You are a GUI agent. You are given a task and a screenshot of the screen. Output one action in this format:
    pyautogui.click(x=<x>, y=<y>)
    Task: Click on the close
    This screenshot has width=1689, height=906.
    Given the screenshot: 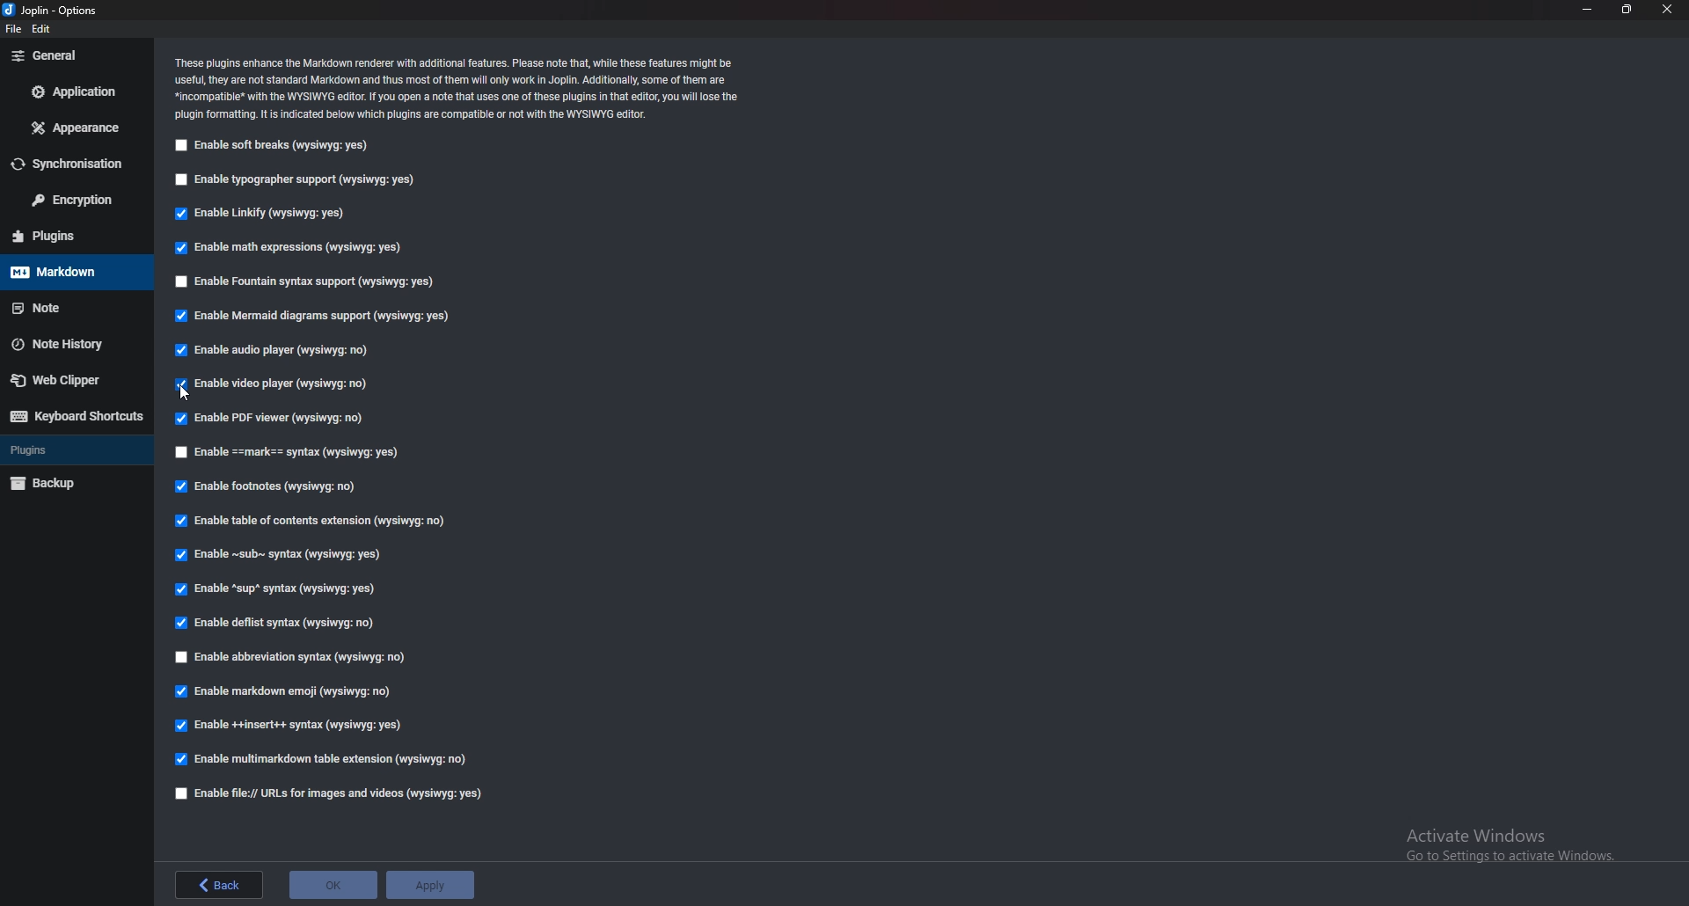 What is the action you would take?
    pyautogui.click(x=1664, y=10)
    